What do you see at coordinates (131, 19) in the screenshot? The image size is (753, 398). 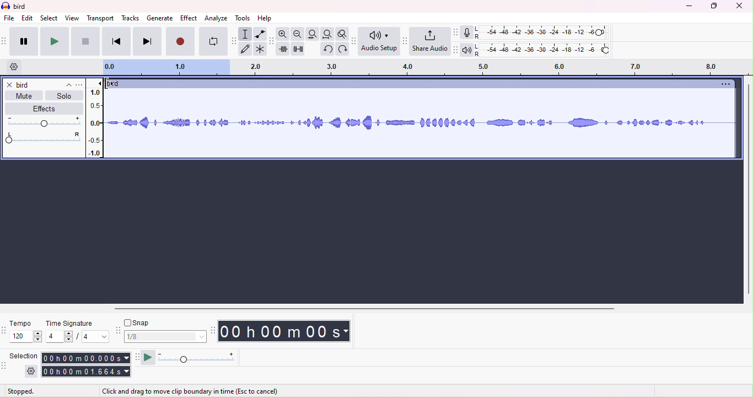 I see `tracks` at bounding box center [131, 19].